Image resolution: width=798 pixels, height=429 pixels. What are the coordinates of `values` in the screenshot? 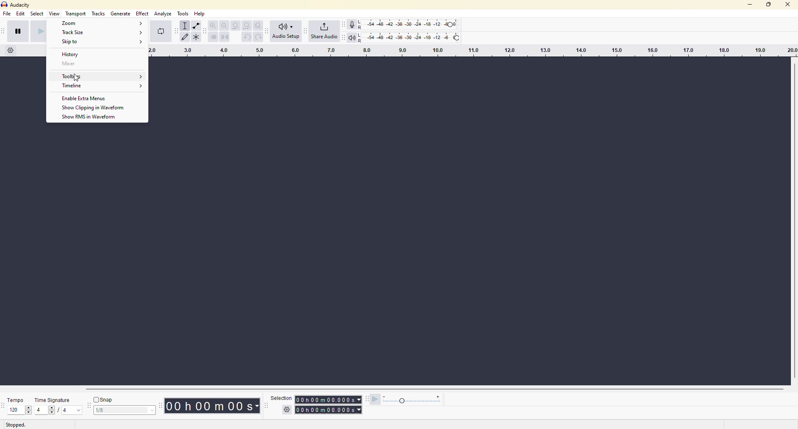 It's located at (70, 410).